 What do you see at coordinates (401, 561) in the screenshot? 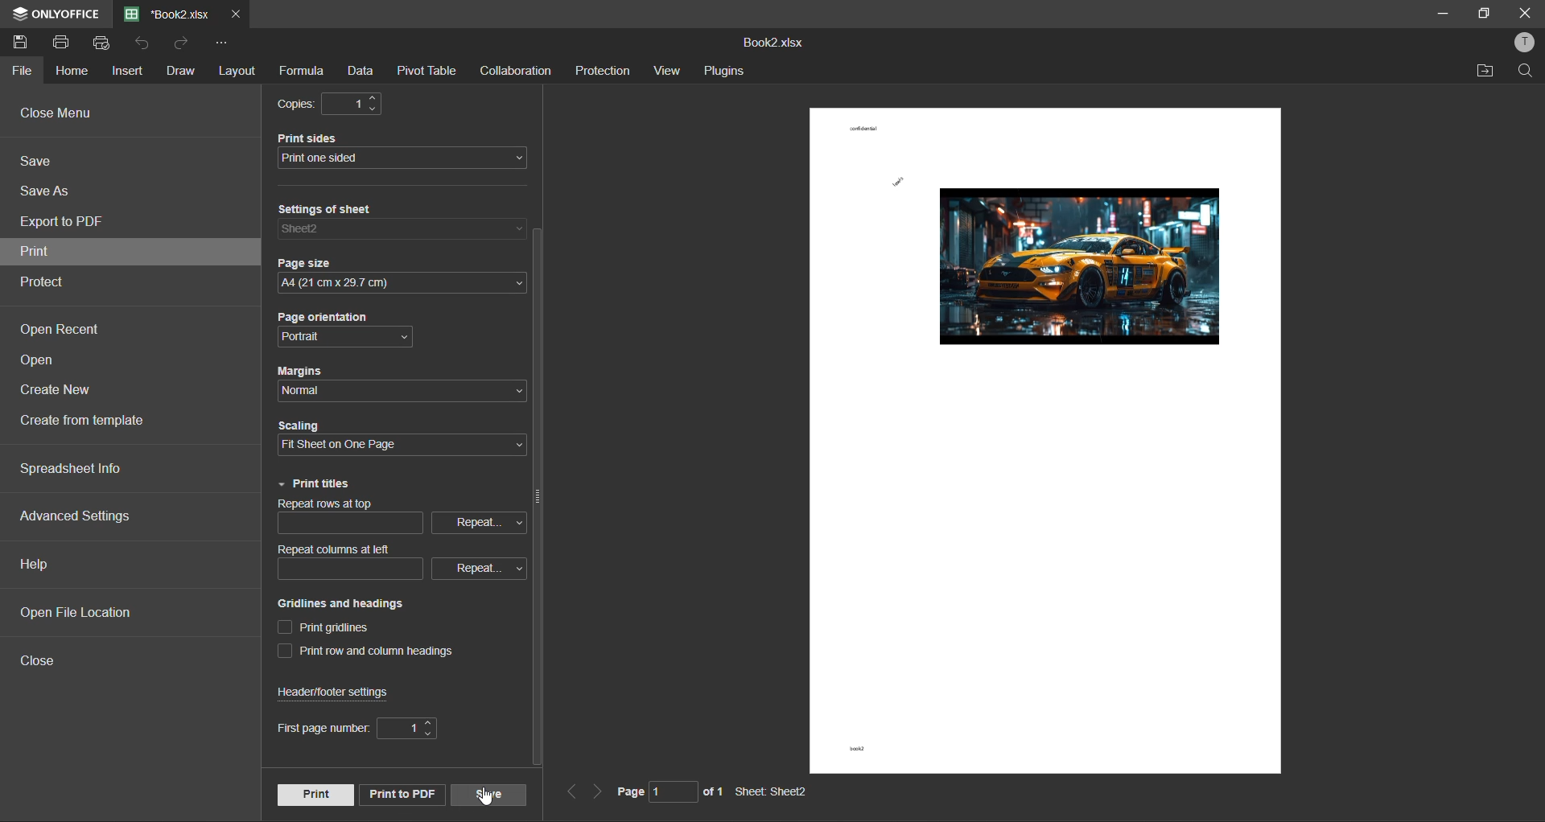
I see `repeat columns at left` at bounding box center [401, 561].